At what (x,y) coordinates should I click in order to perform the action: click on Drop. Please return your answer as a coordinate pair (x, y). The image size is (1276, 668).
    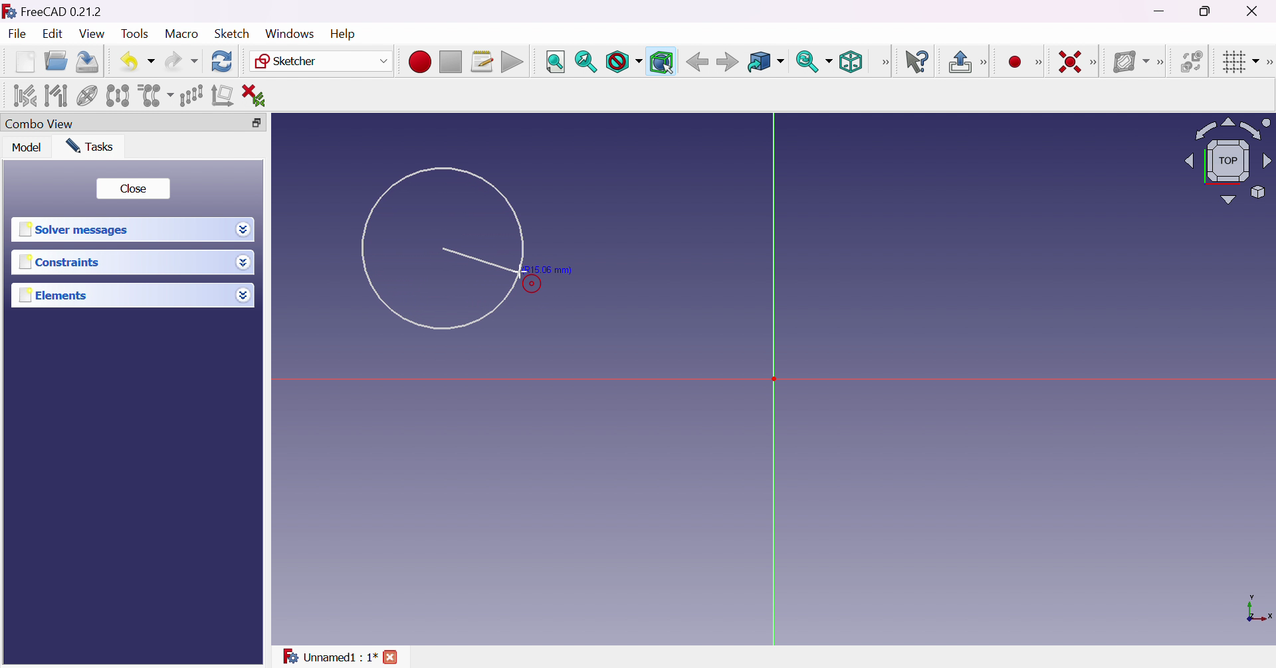
    Looking at the image, I should click on (245, 264).